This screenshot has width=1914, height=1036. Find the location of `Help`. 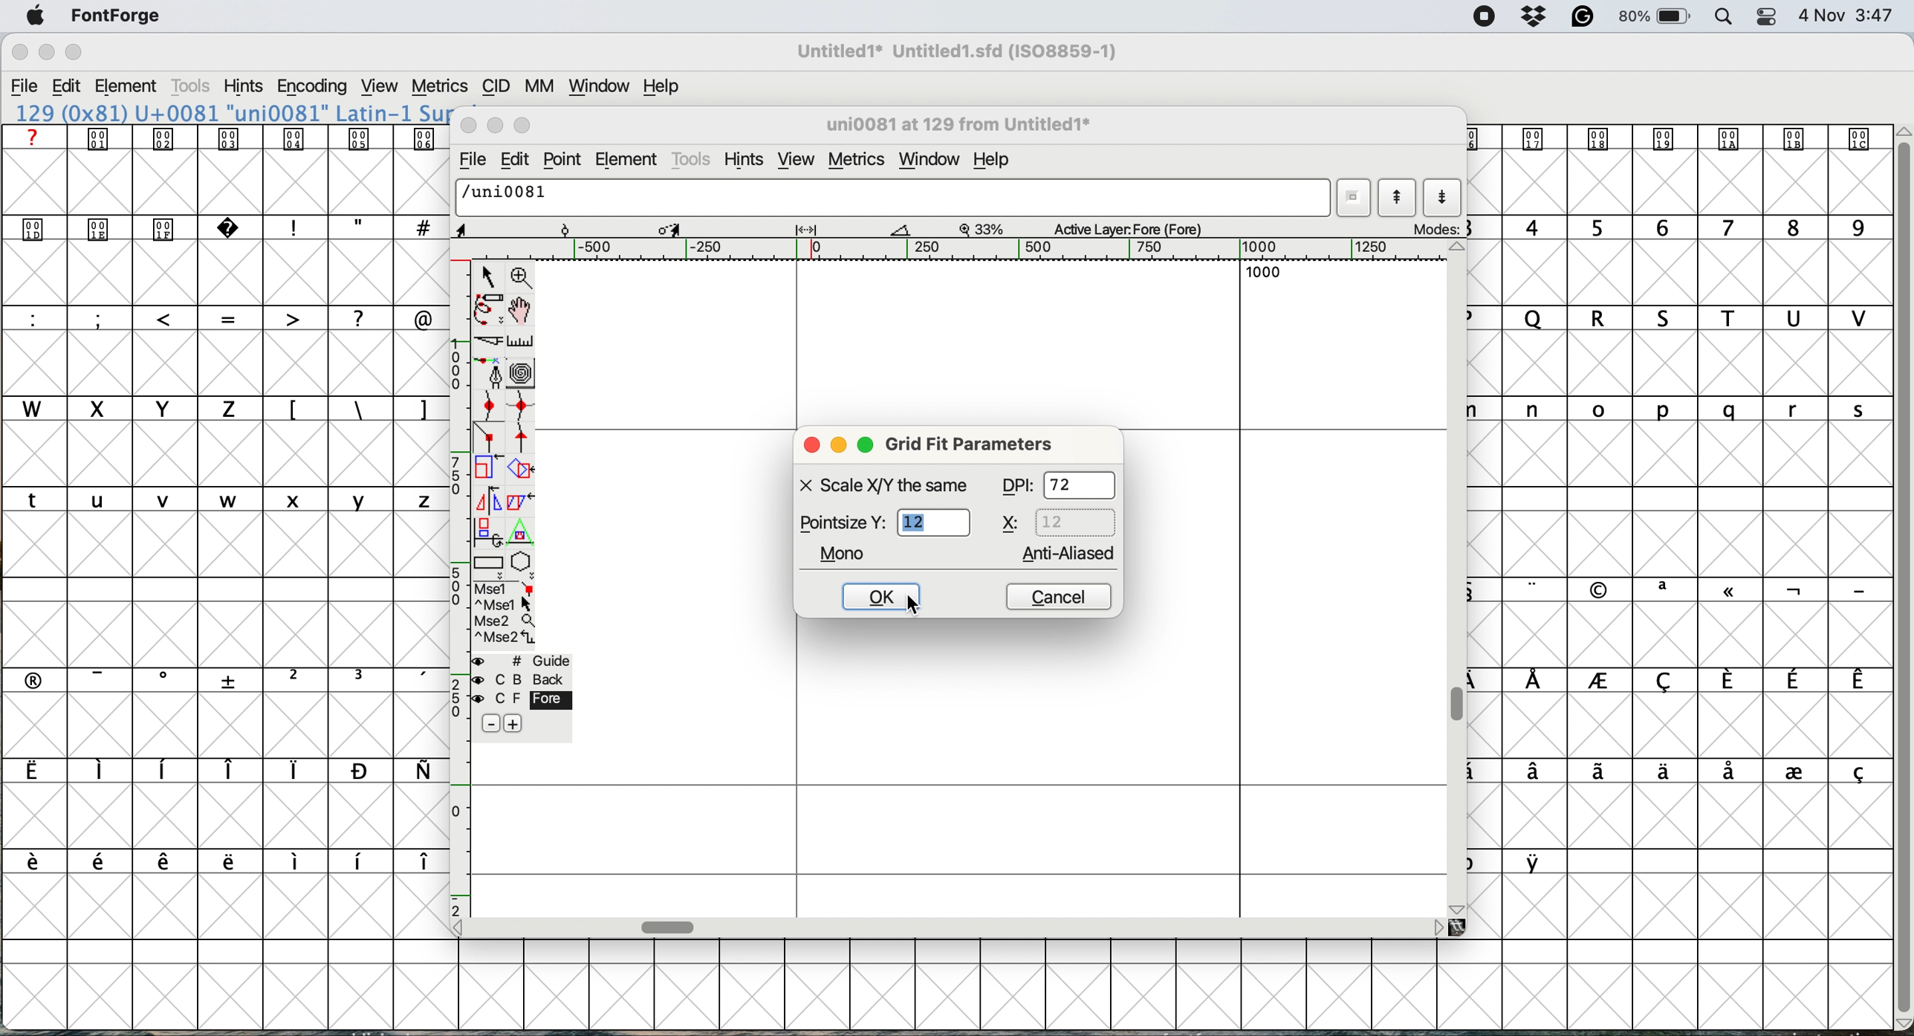

Help is located at coordinates (662, 87).